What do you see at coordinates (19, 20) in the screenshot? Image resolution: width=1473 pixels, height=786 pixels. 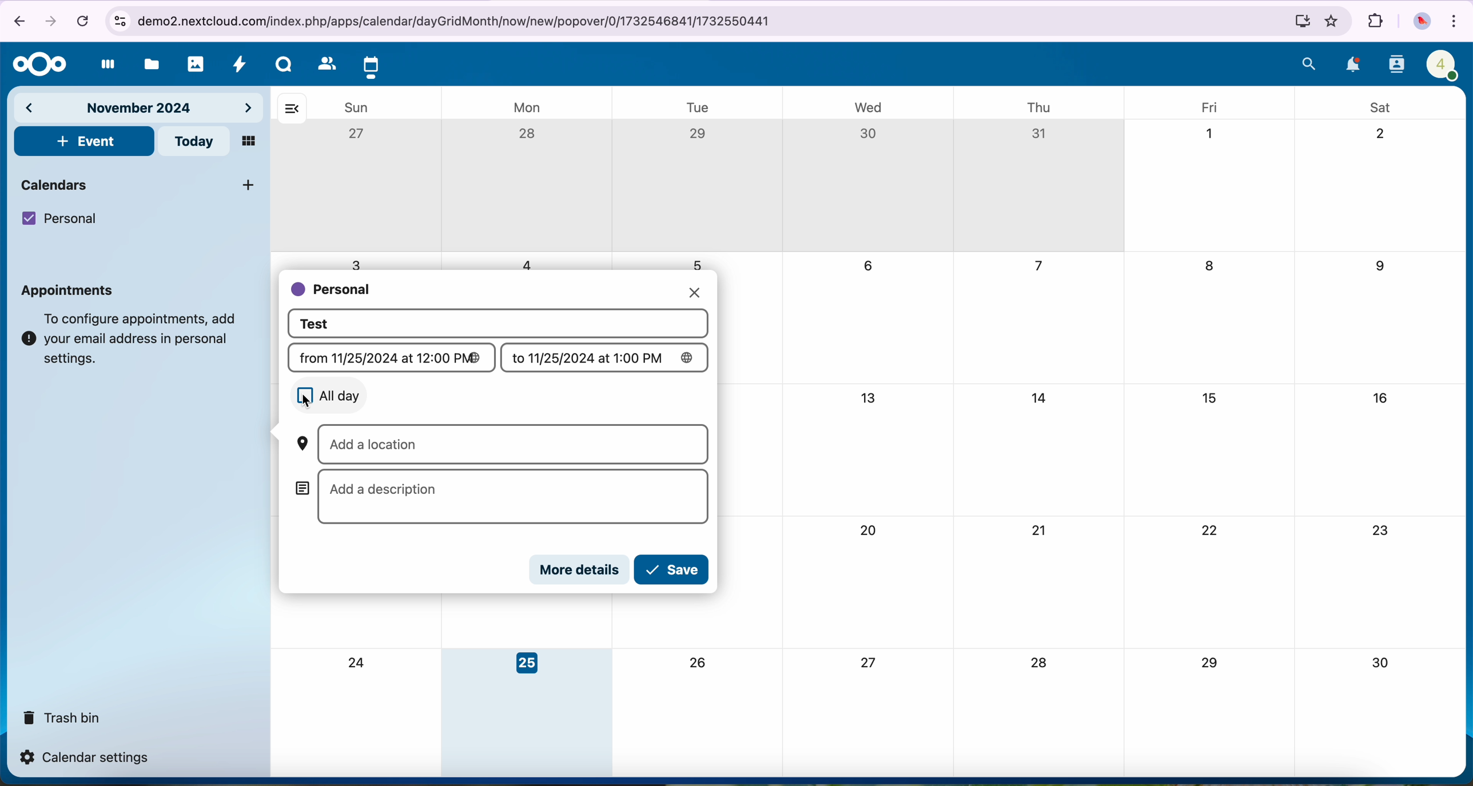 I see `navigate back` at bounding box center [19, 20].